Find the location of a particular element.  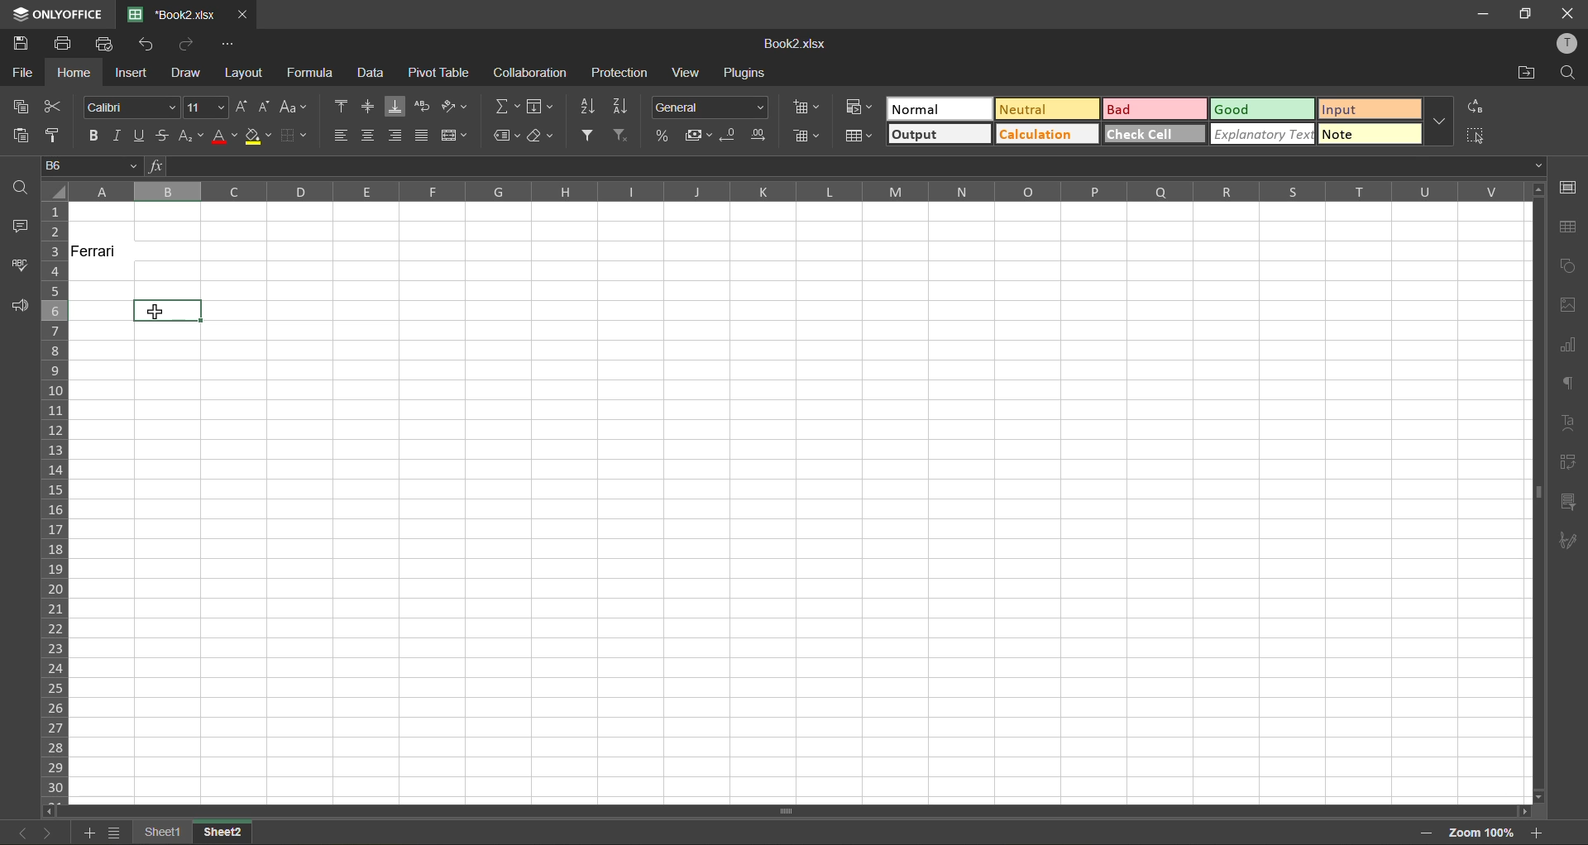

quick print is located at coordinates (104, 45).